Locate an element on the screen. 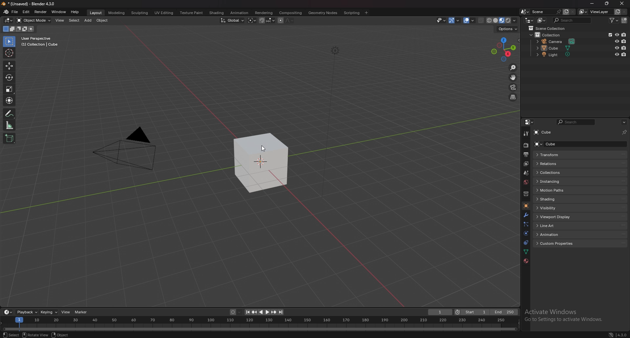  physics is located at coordinates (526, 233).